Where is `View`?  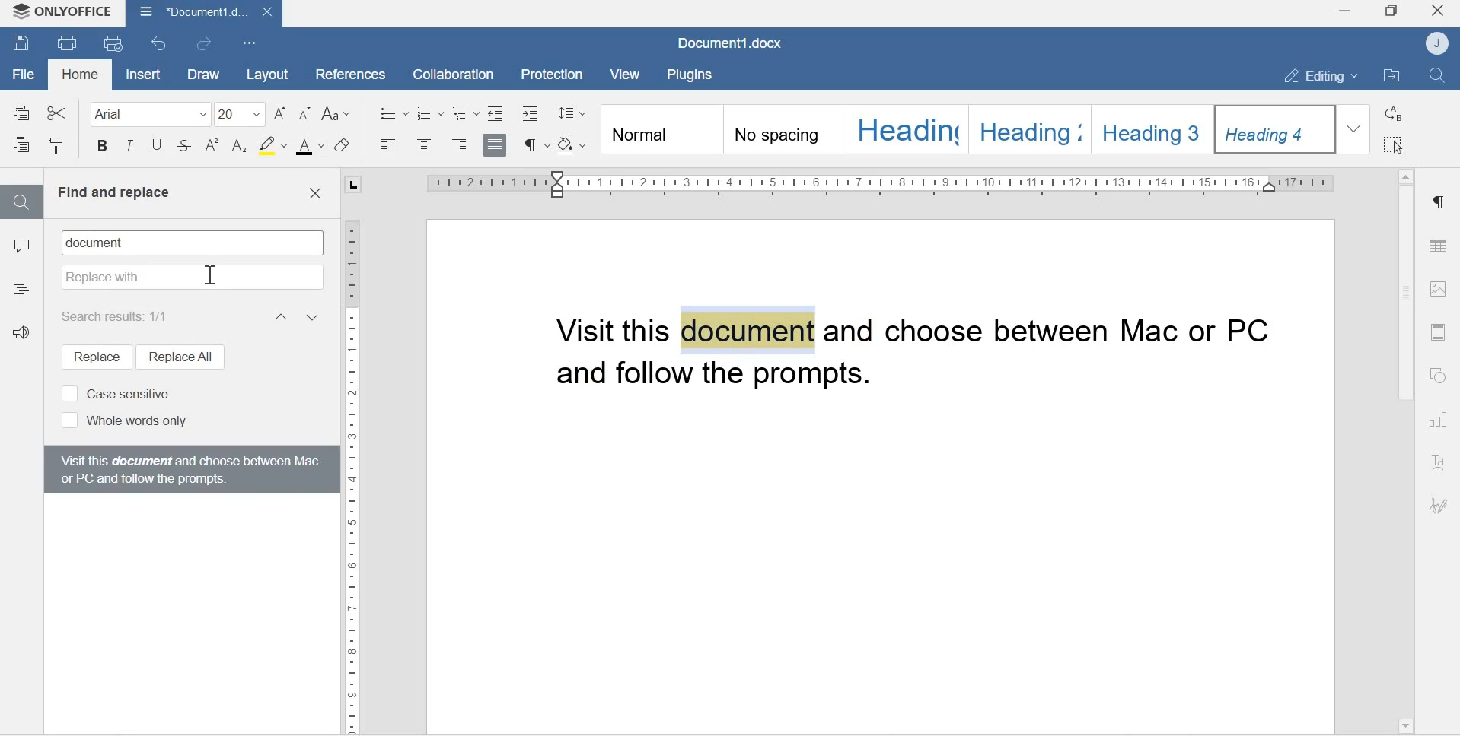
View is located at coordinates (627, 75).